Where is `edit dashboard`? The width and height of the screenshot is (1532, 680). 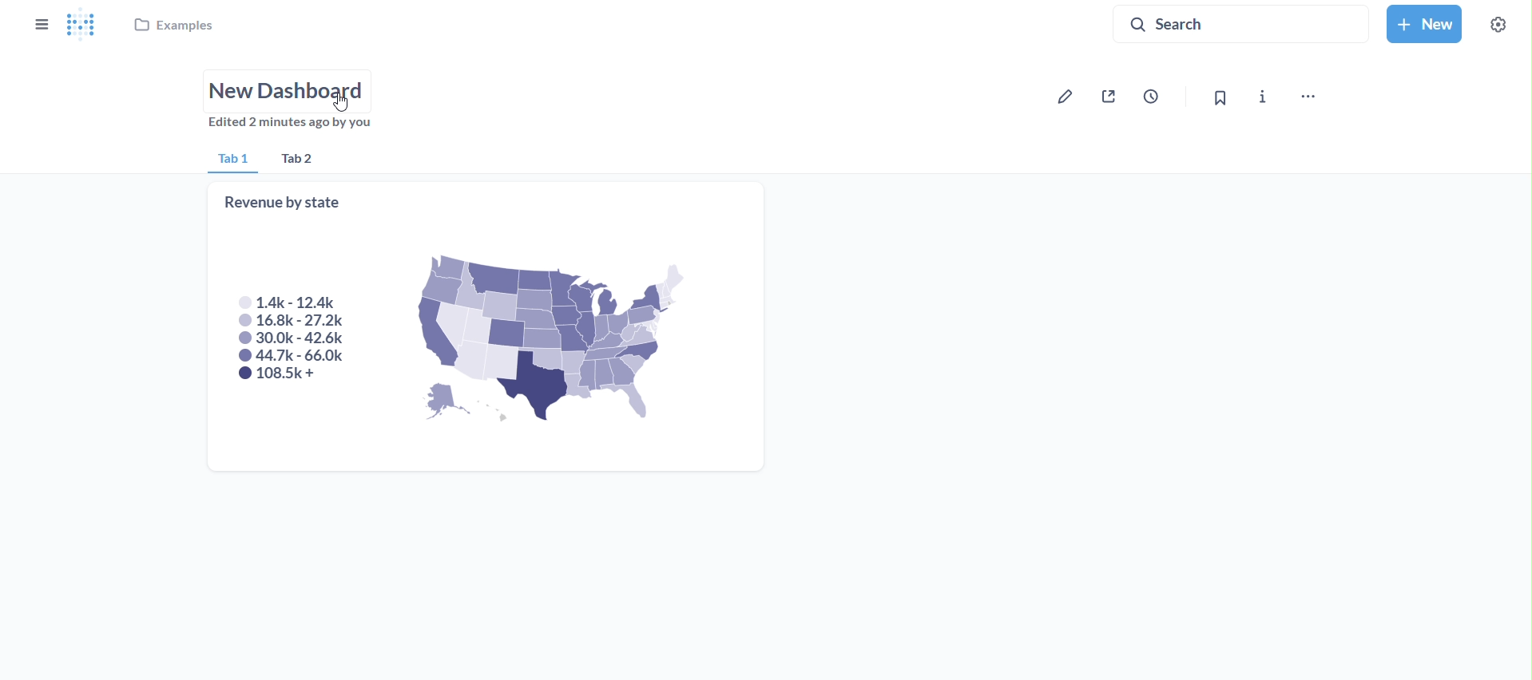
edit dashboard is located at coordinates (1067, 96).